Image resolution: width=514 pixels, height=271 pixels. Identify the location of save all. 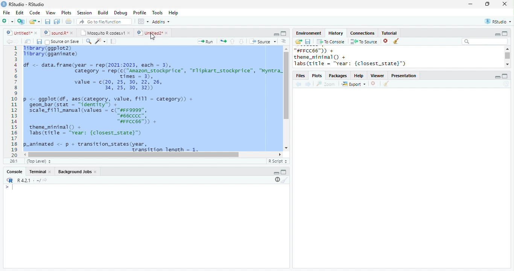
(57, 22).